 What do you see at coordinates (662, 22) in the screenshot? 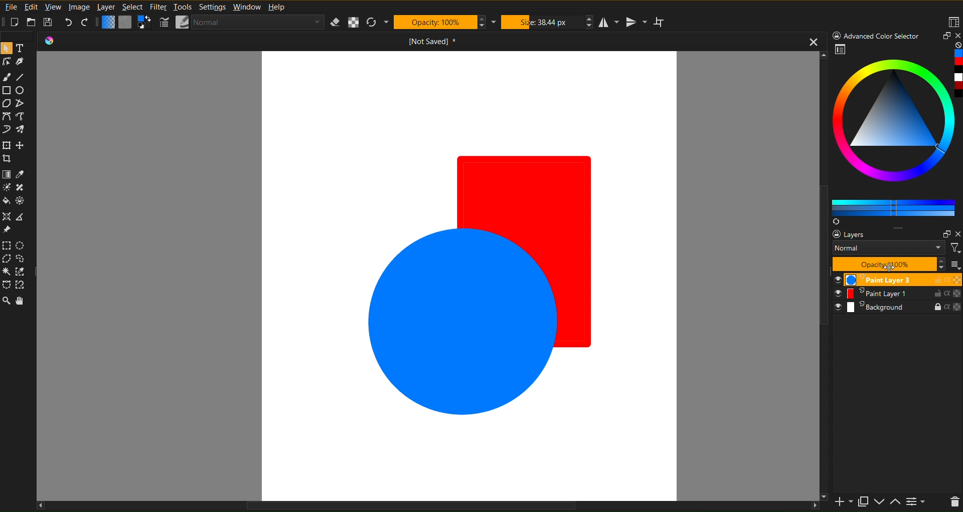
I see `Wrap Around Mode` at bounding box center [662, 22].